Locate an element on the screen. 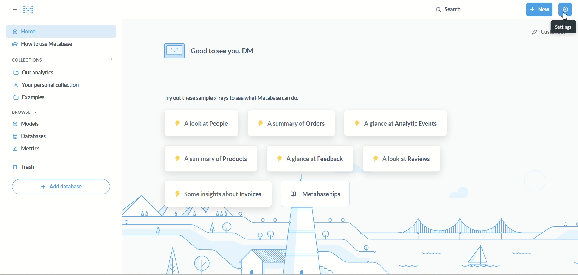  how to use metabase is located at coordinates (48, 46).